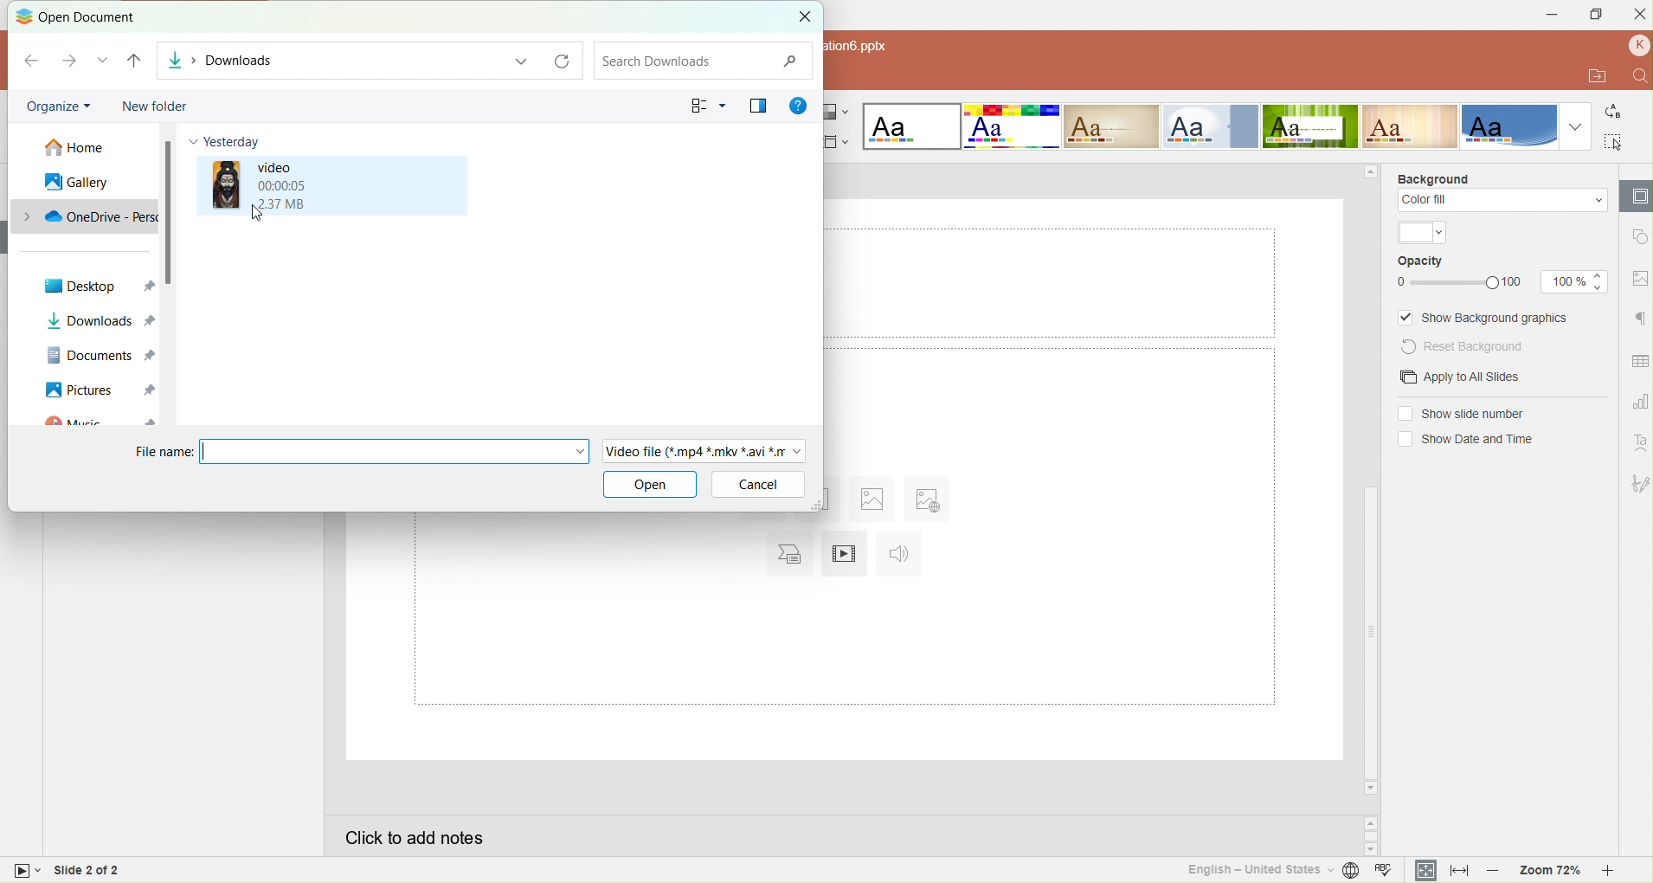 Image resolution: width=1653 pixels, height=883 pixels. I want to click on Show the previous pane, so click(760, 105).